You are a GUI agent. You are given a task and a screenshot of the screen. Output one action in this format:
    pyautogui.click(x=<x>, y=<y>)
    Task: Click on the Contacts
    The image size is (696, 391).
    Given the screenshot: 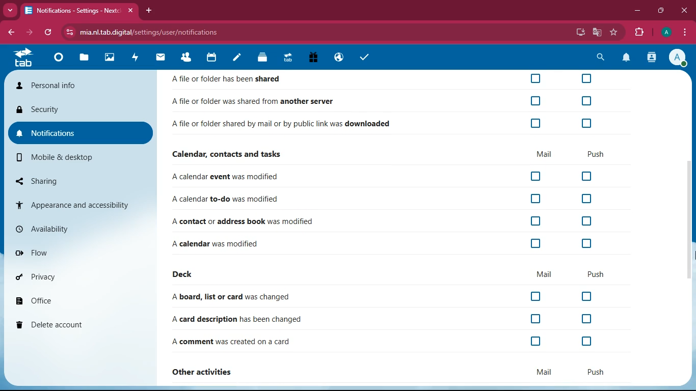 What is the action you would take?
    pyautogui.click(x=186, y=58)
    